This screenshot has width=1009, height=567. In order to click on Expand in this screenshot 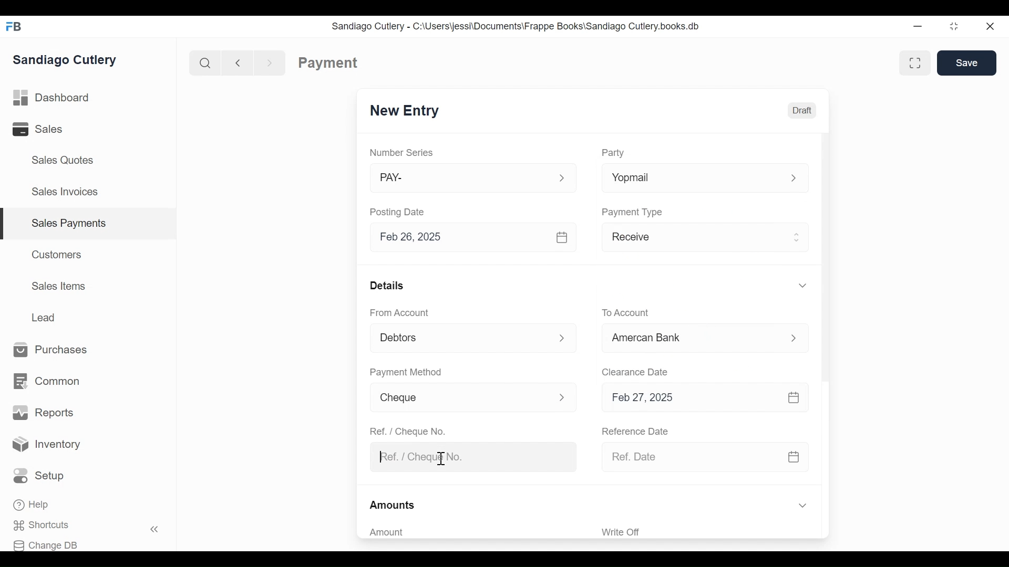, I will do `click(798, 236)`.